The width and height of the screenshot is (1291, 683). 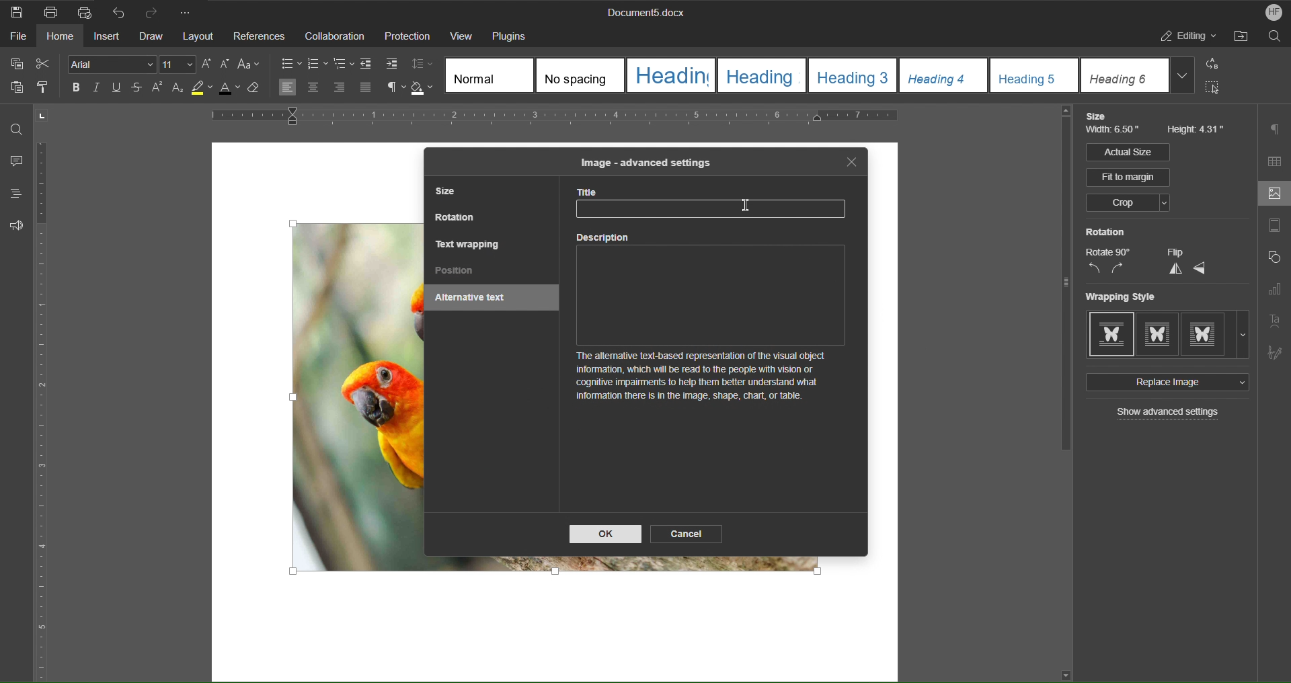 What do you see at coordinates (1275, 38) in the screenshot?
I see `Search` at bounding box center [1275, 38].